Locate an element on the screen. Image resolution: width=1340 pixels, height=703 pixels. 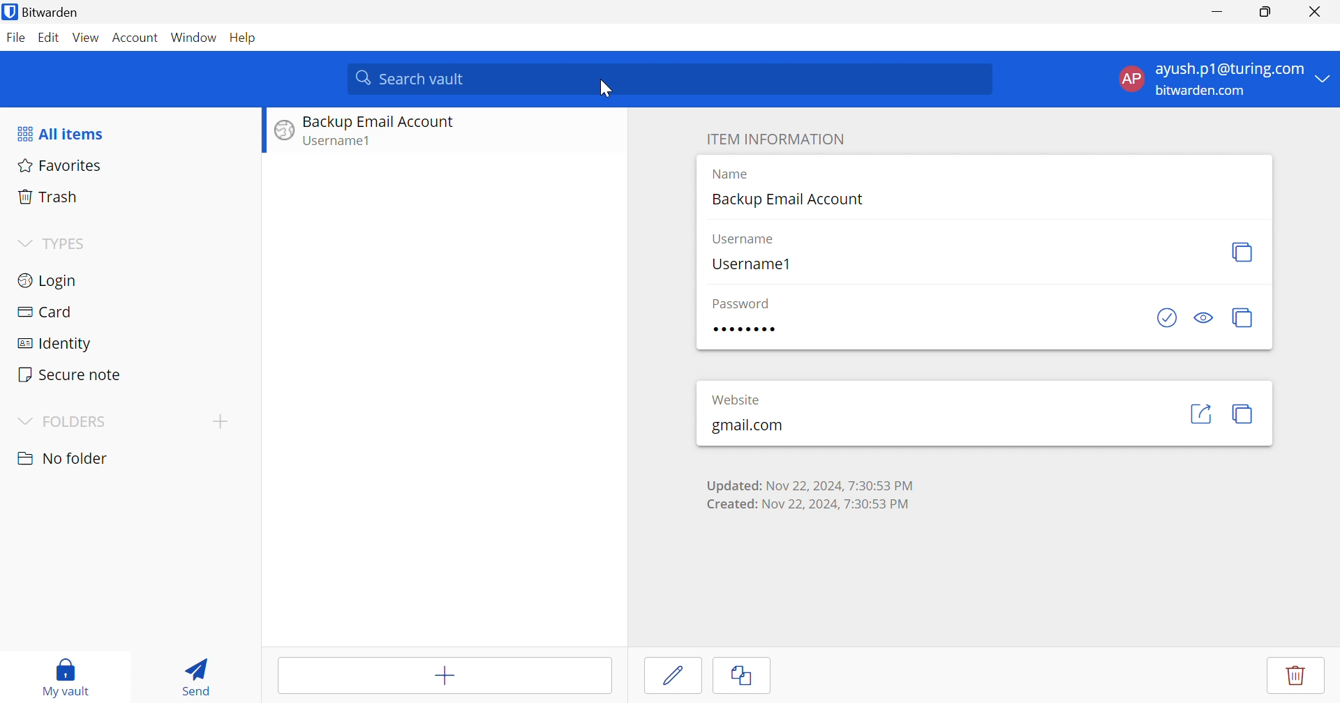
Backup Email Account is located at coordinates (789, 199).